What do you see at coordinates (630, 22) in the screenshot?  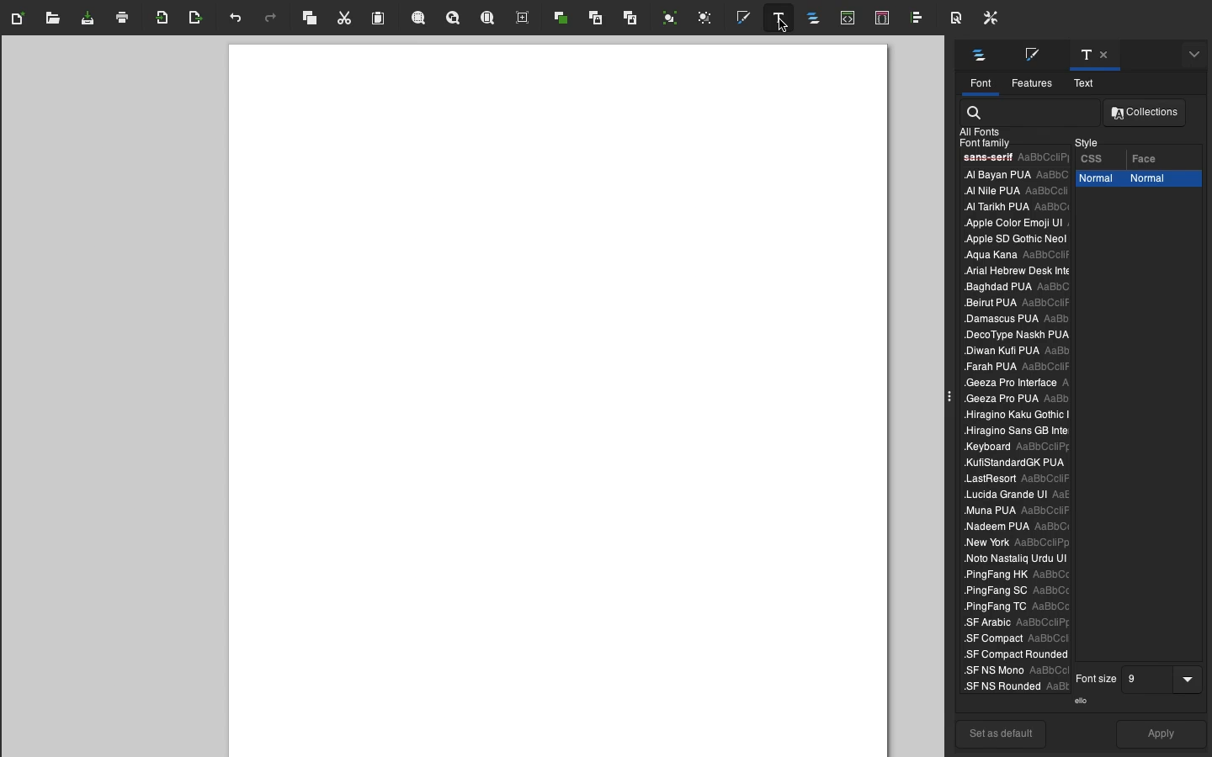 I see `Unlink clone` at bounding box center [630, 22].